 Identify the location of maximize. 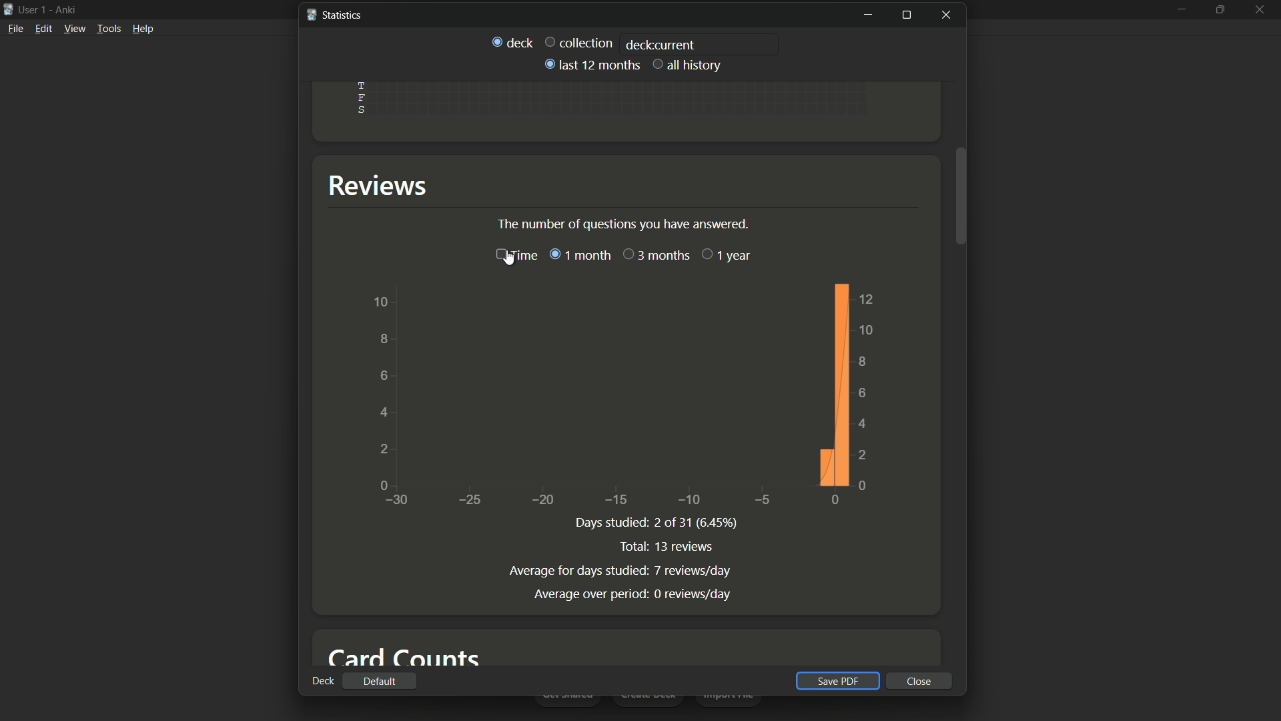
(1222, 9).